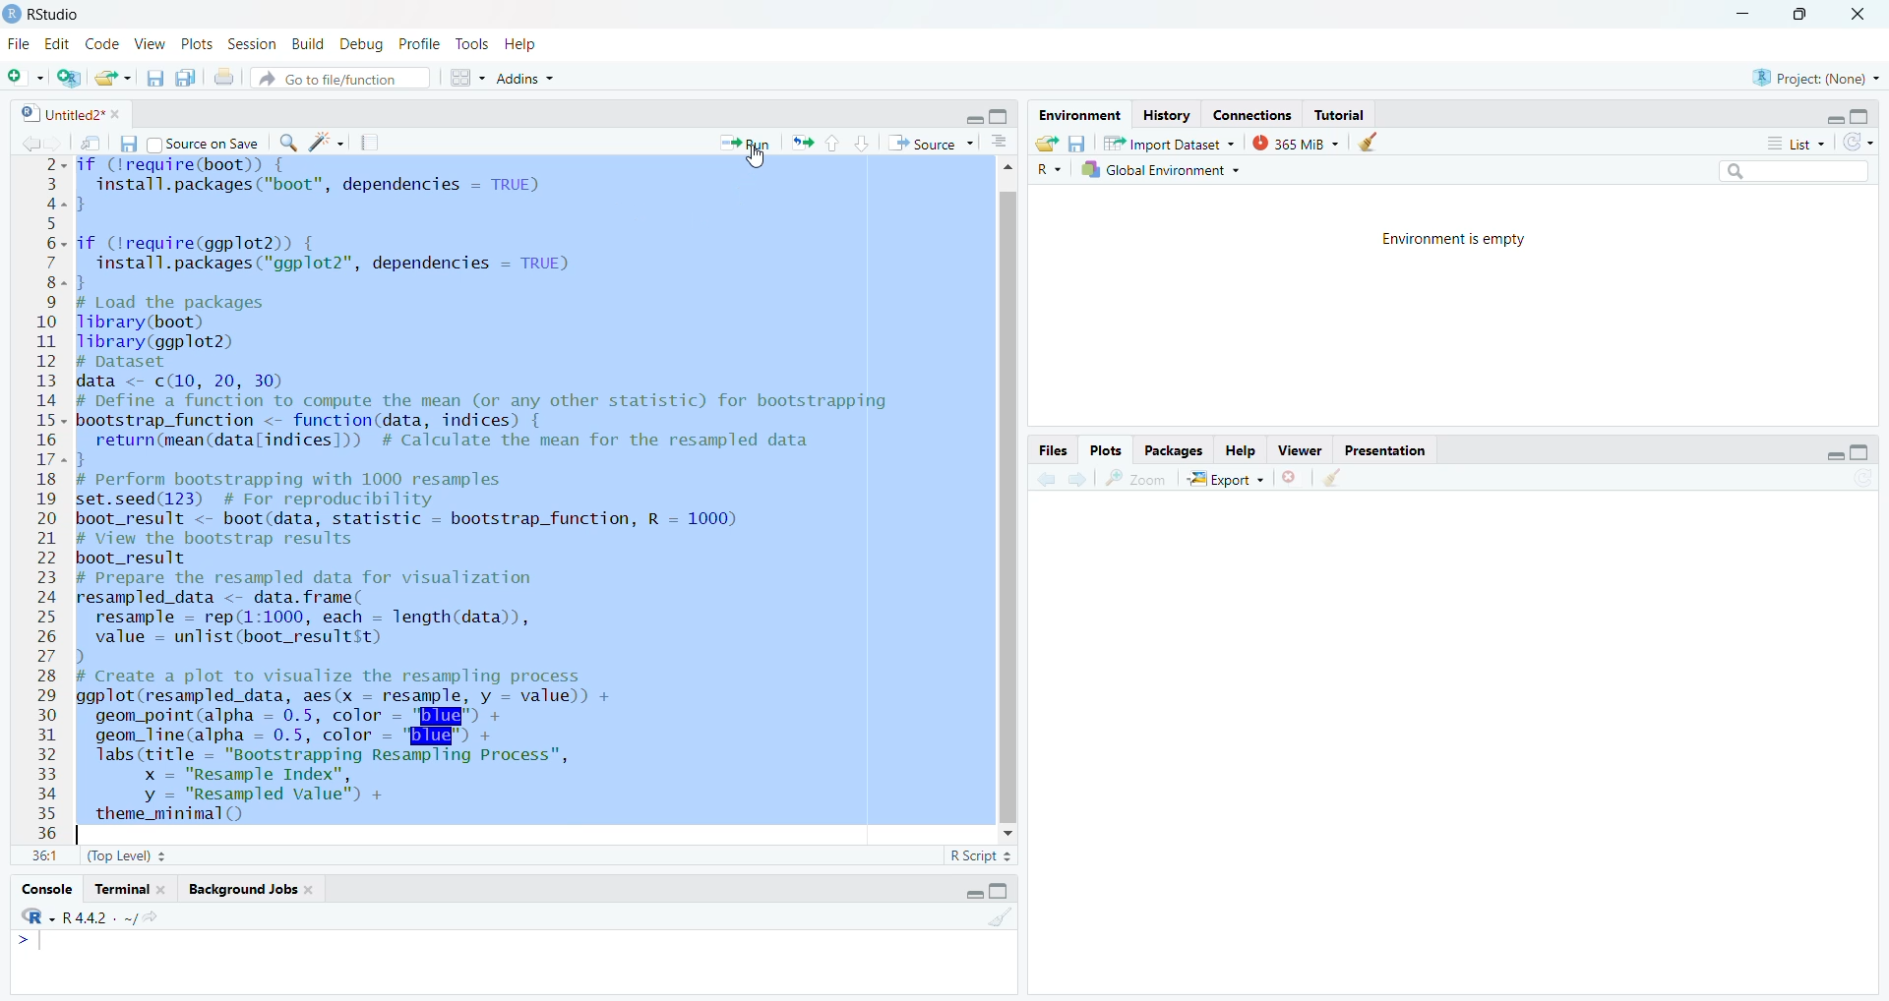 The height and width of the screenshot is (1001, 1889). Describe the element at coordinates (1050, 448) in the screenshot. I see `Files` at that location.